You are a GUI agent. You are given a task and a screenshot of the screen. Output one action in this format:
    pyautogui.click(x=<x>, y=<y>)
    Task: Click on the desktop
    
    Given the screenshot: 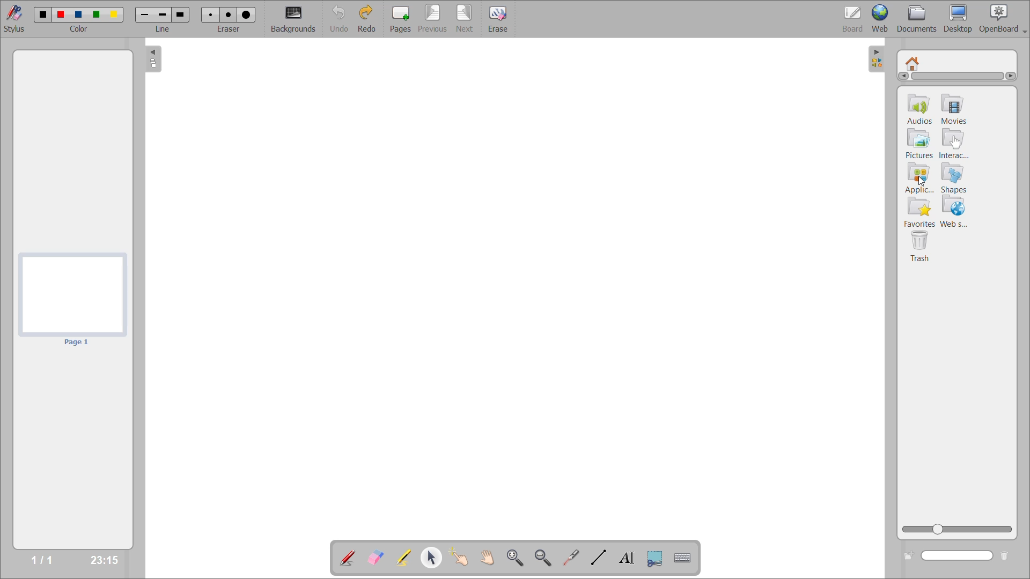 What is the action you would take?
    pyautogui.click(x=959, y=18)
    